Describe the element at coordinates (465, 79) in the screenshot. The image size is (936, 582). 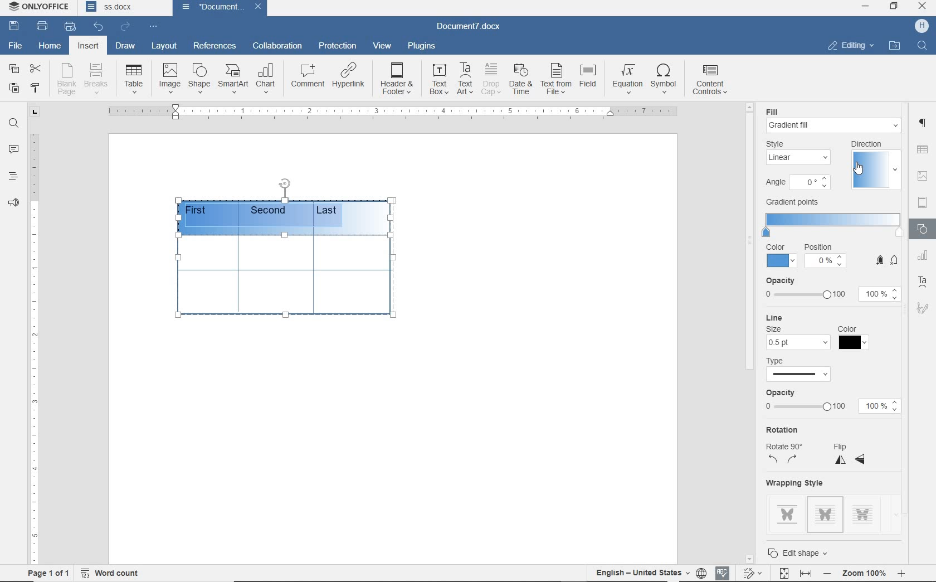
I see `text art` at that location.